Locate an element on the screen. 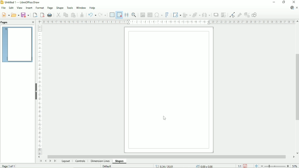 This screenshot has height=168, width=299. Crop image is located at coordinates (223, 15).